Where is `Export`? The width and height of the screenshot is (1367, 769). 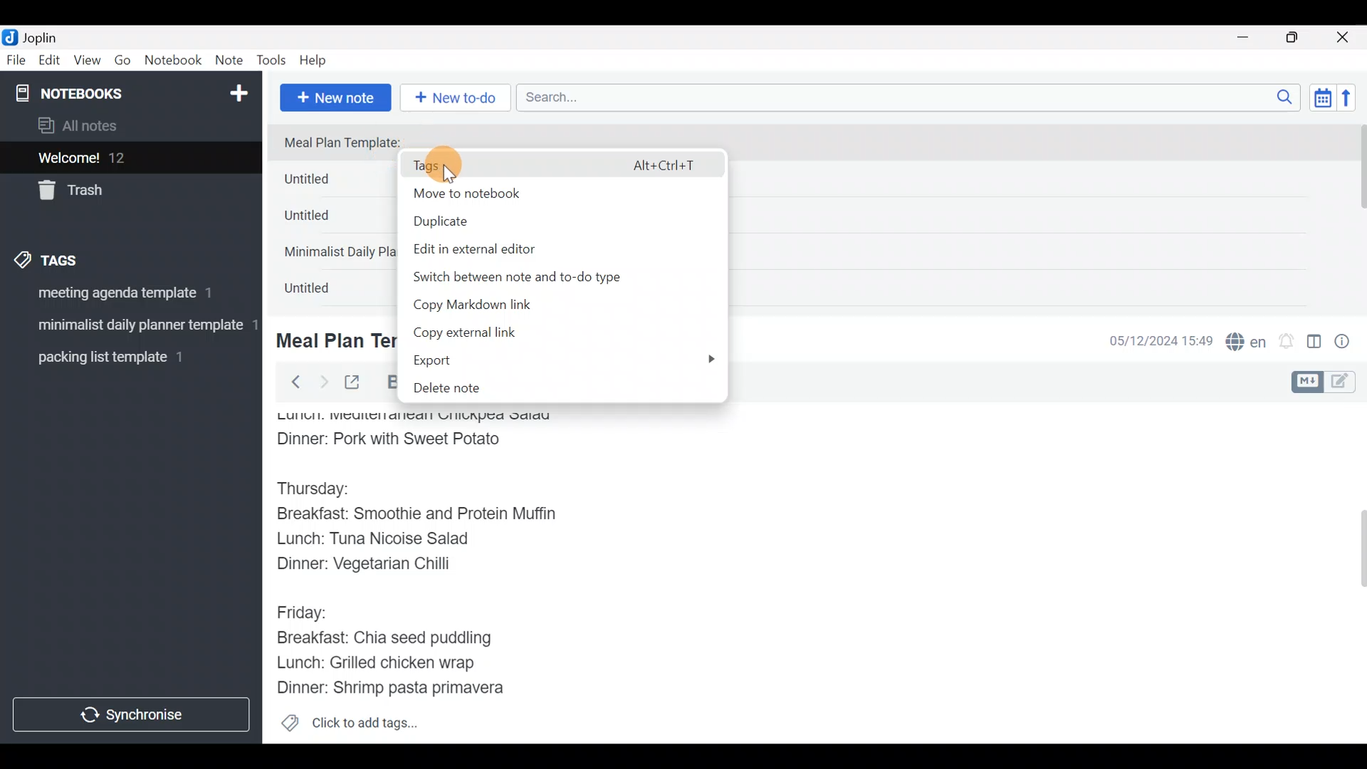 Export is located at coordinates (559, 361).